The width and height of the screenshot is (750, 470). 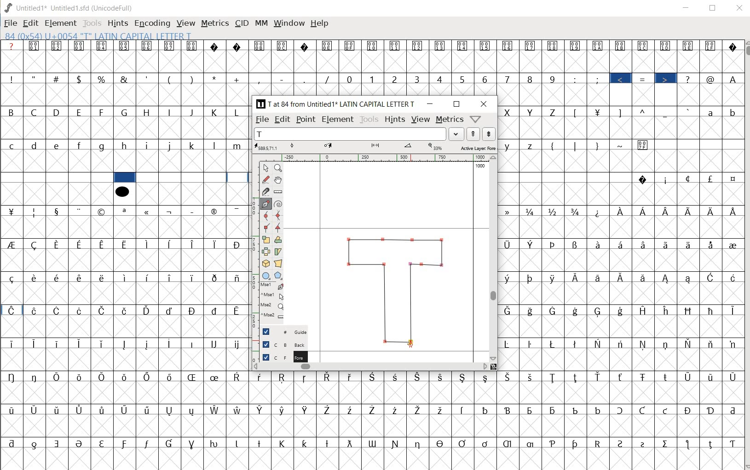 I want to click on Symbol, so click(x=147, y=376).